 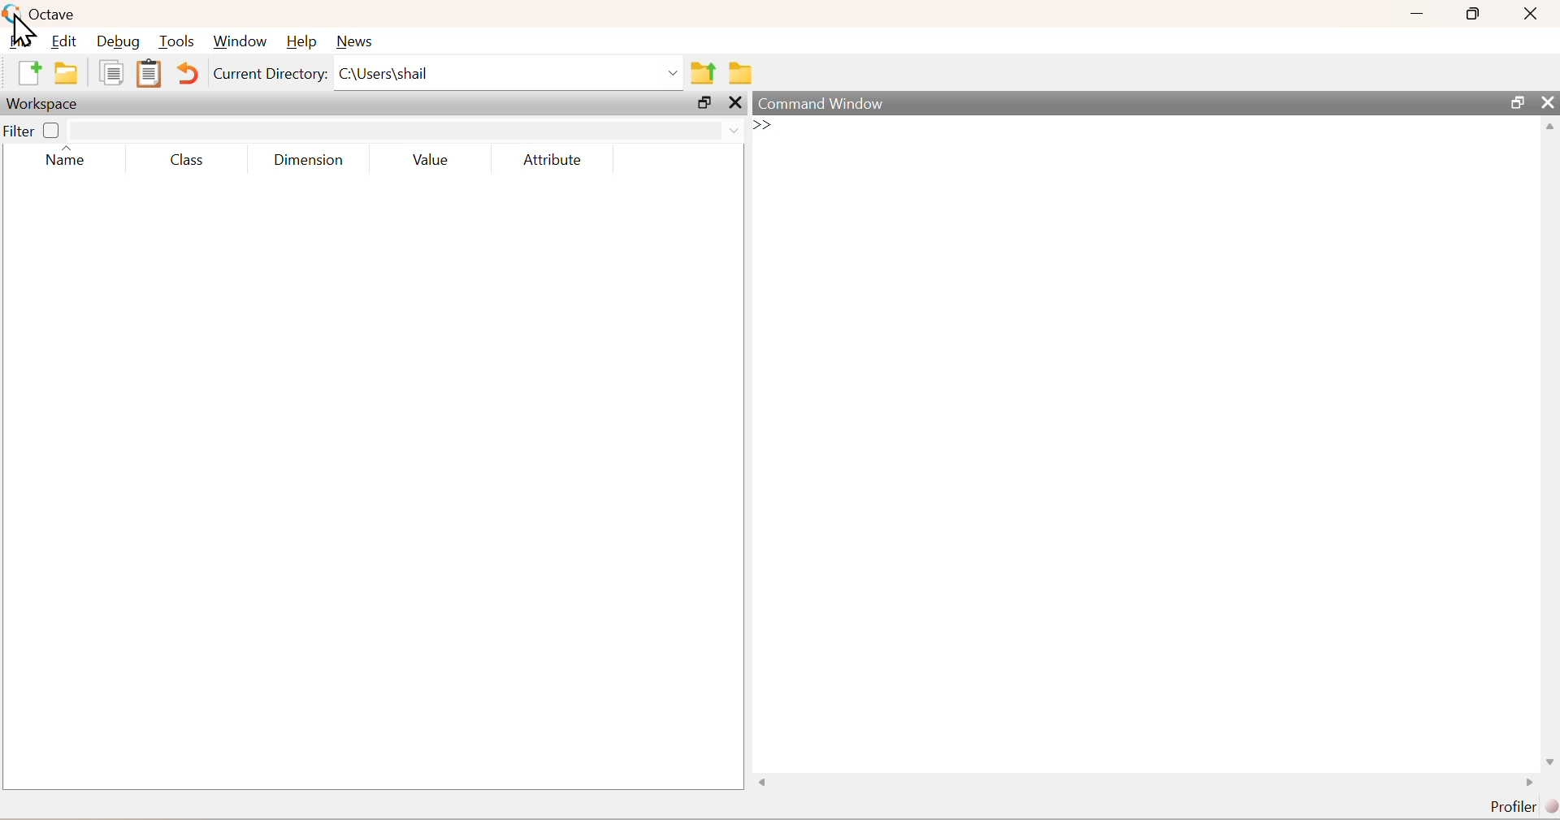 I want to click on down, so click(x=734, y=131).